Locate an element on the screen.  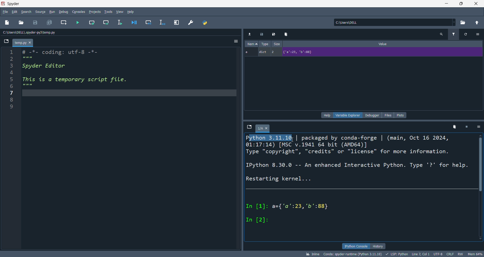
browse tabs is located at coordinates (7, 42).